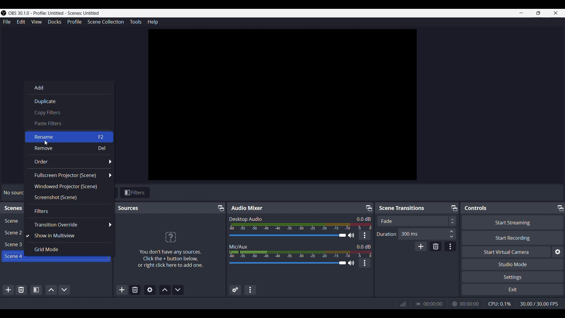 The width and height of the screenshot is (565, 318). I want to click on Duration Input, so click(451, 234).